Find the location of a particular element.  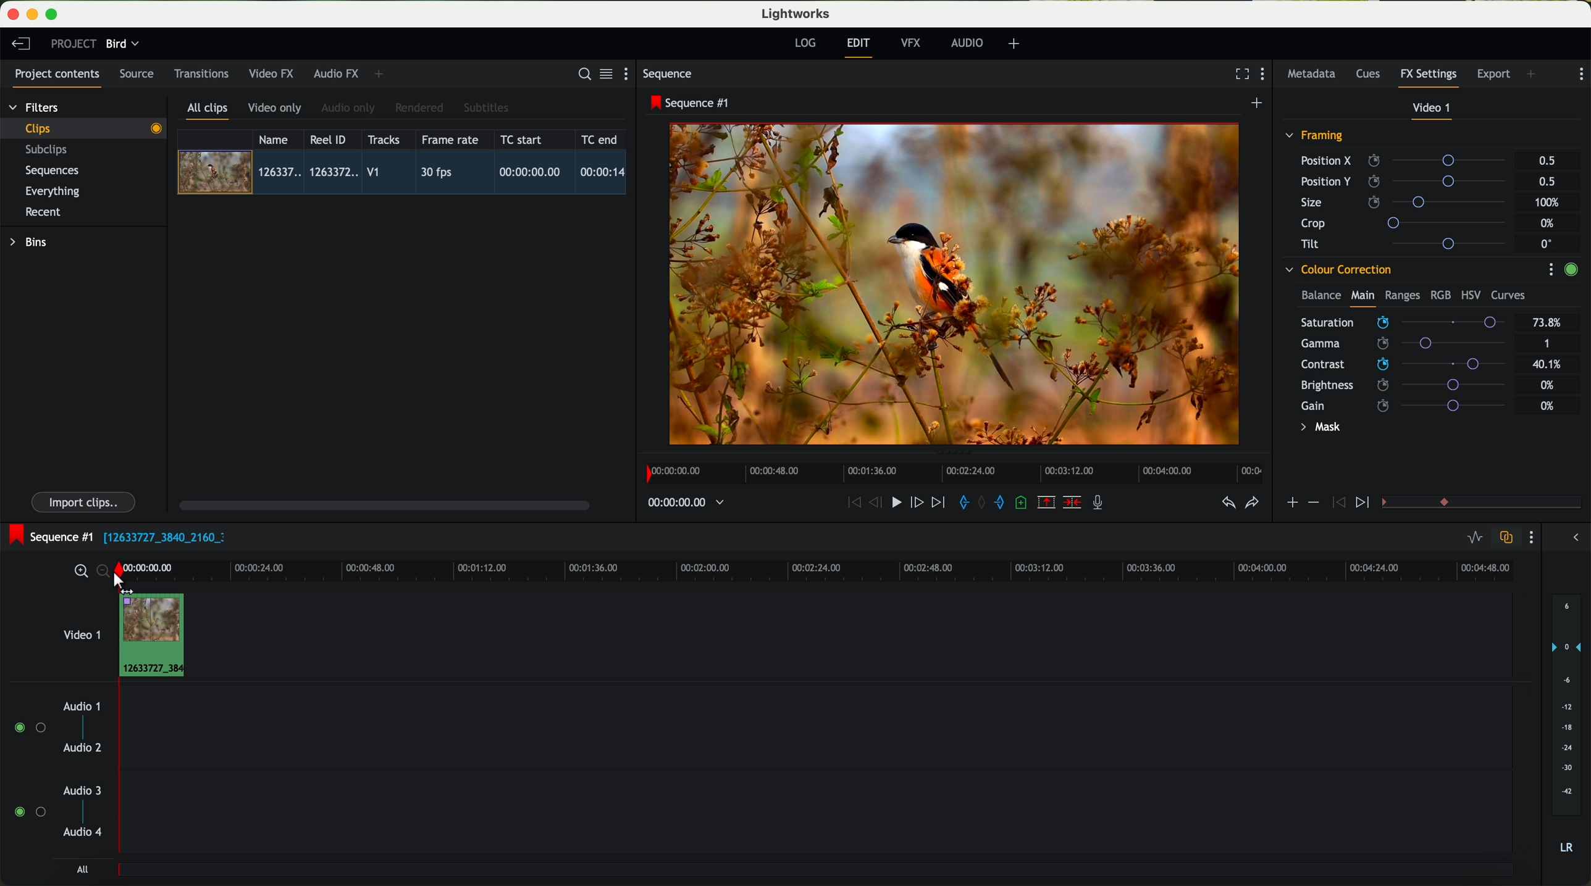

TC start is located at coordinates (523, 139).